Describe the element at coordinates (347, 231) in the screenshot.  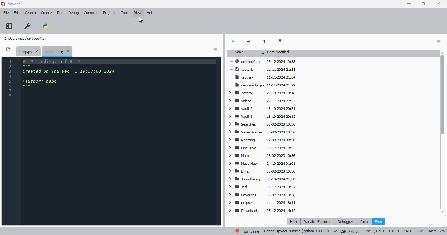
I see `LSP: python` at that location.